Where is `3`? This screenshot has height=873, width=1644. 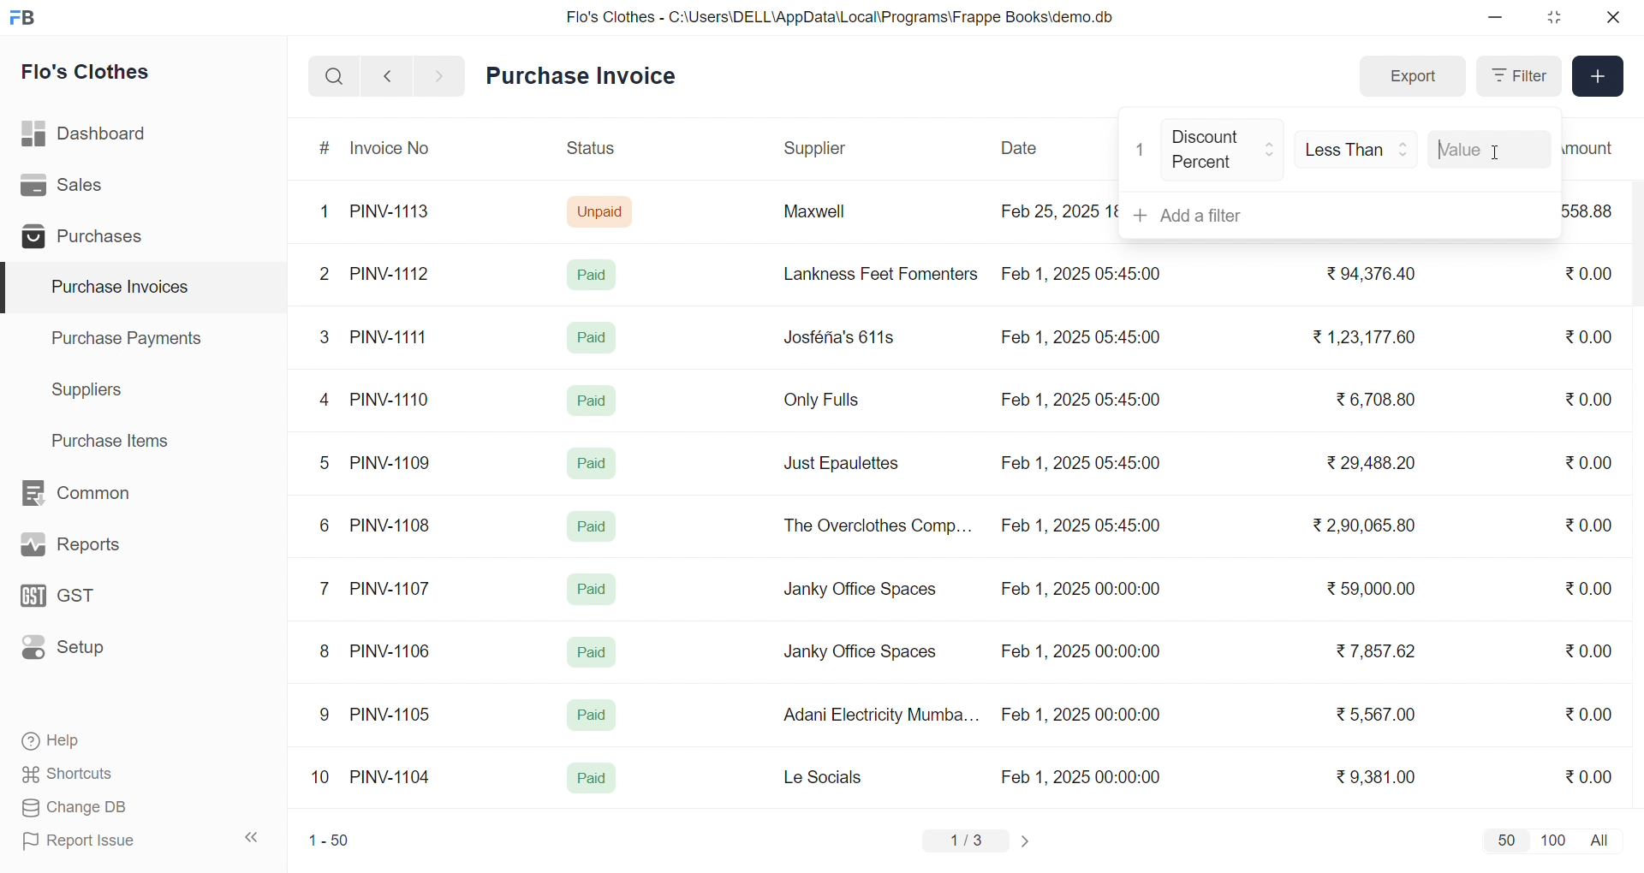
3 is located at coordinates (325, 336).